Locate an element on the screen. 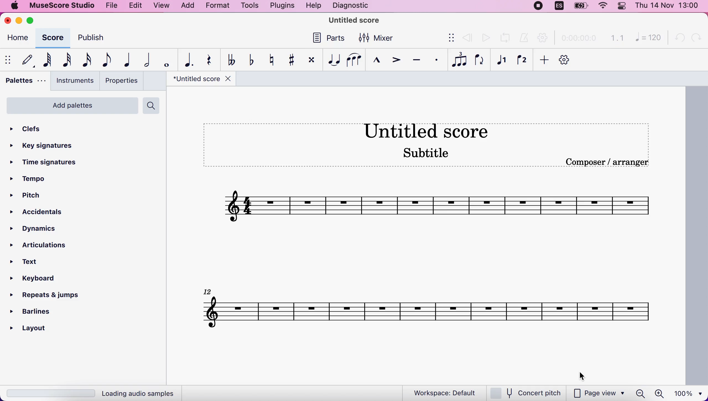 The height and width of the screenshot is (401, 708). close is located at coordinates (8, 22).